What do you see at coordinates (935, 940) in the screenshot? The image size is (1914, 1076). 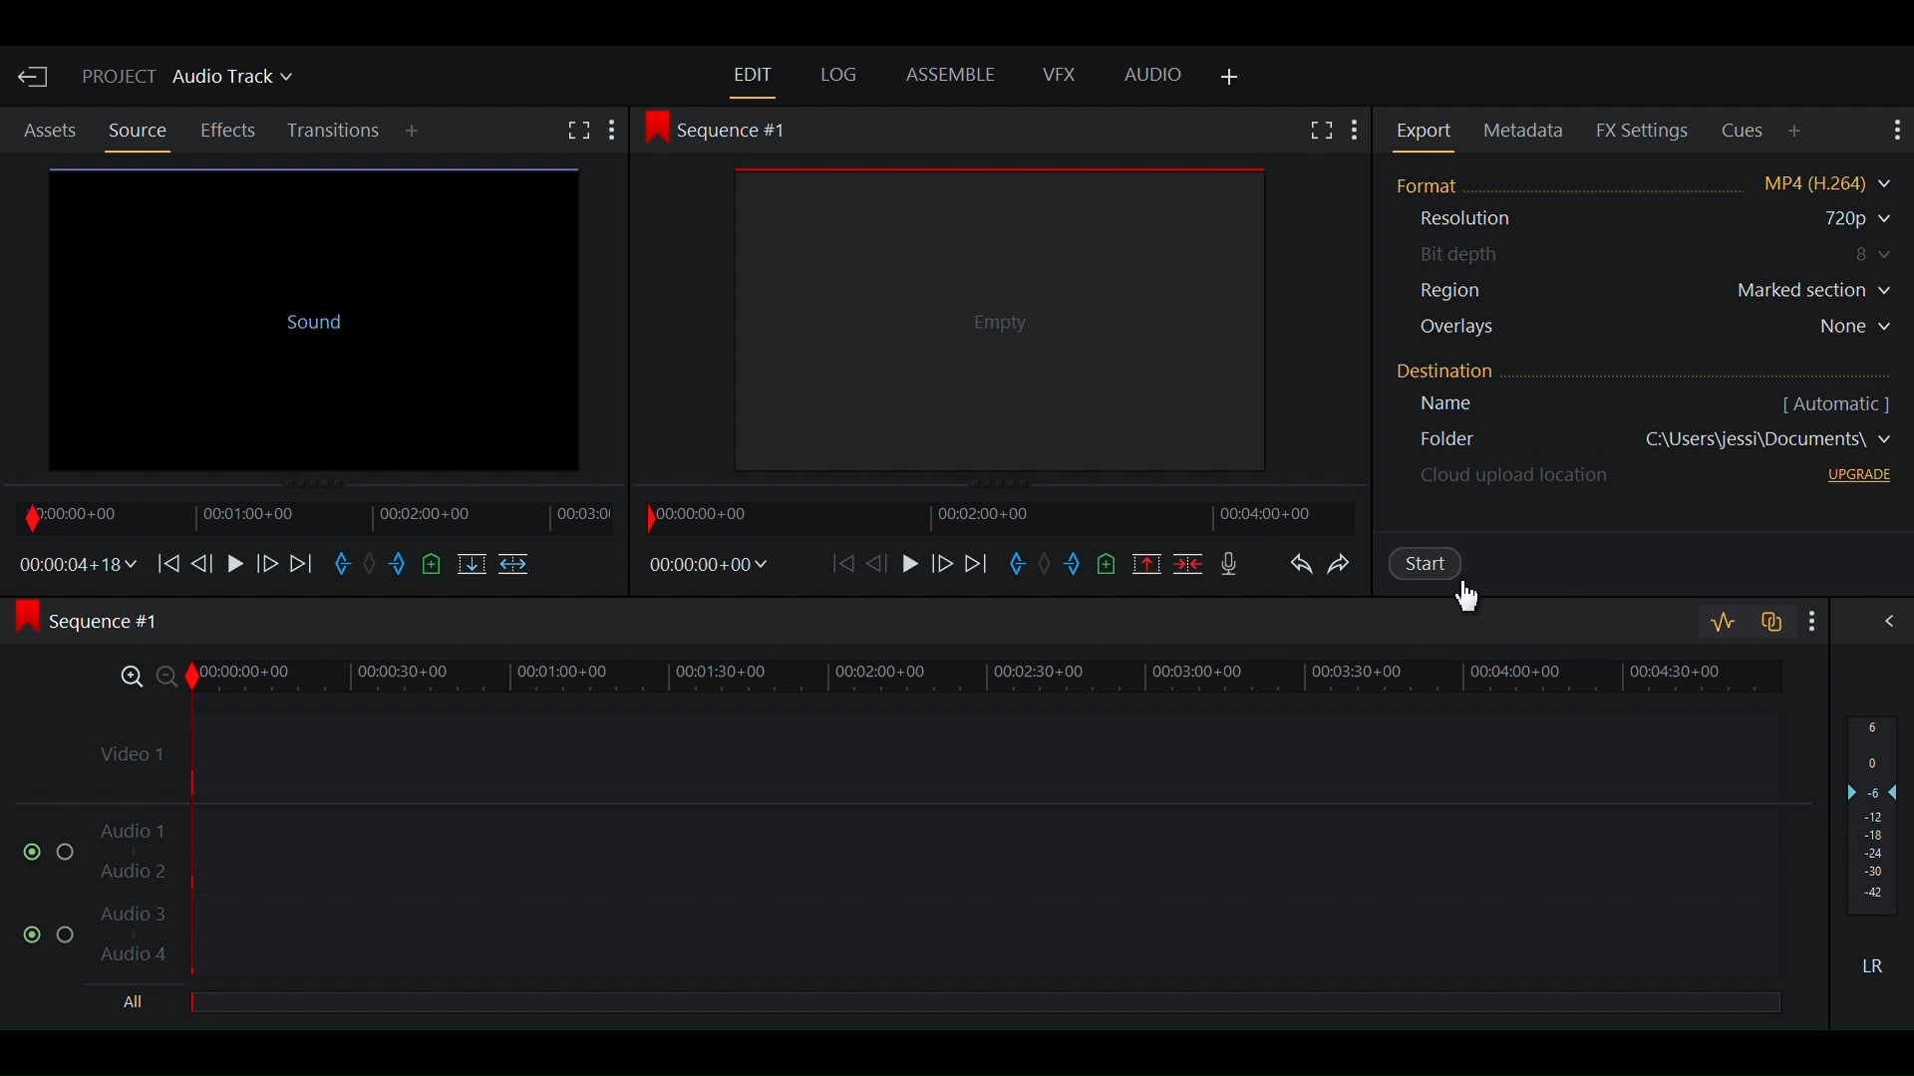 I see `Audio Track 3, Audio Track 4` at bounding box center [935, 940].